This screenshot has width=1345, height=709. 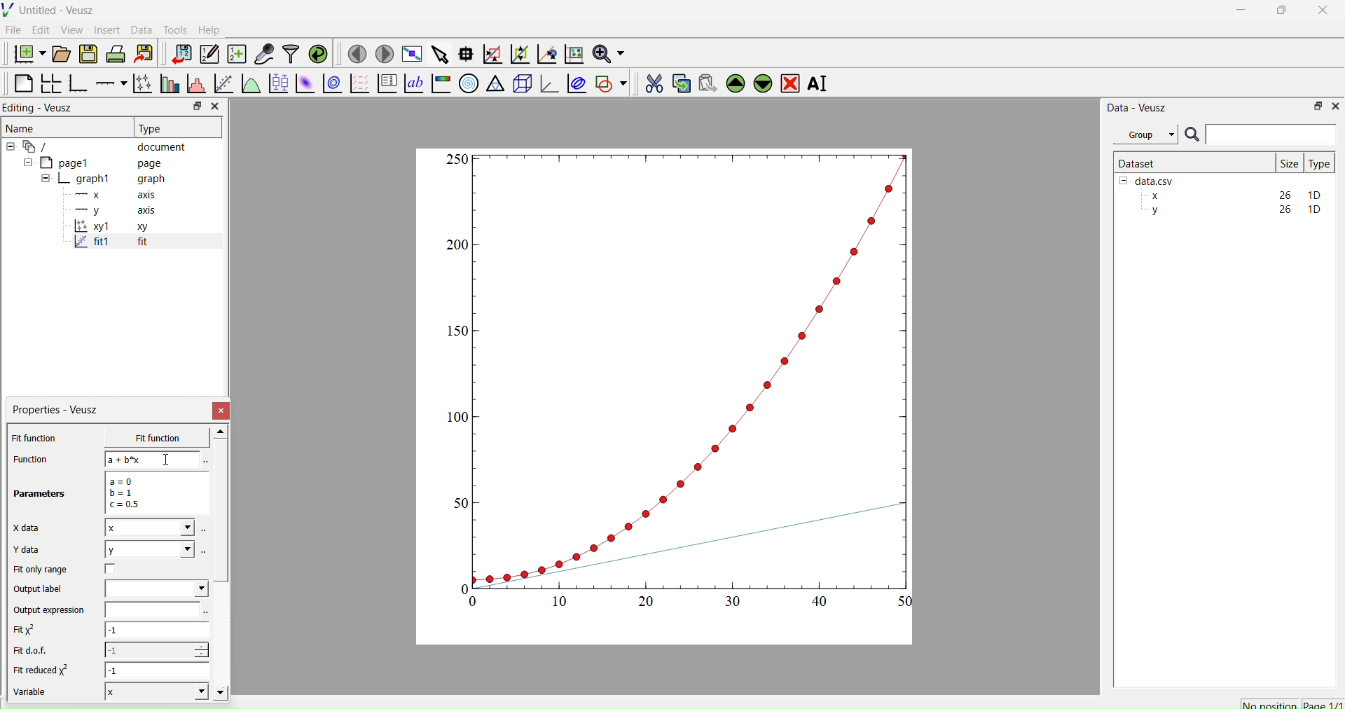 I want to click on Histogram of a dataset, so click(x=193, y=85).